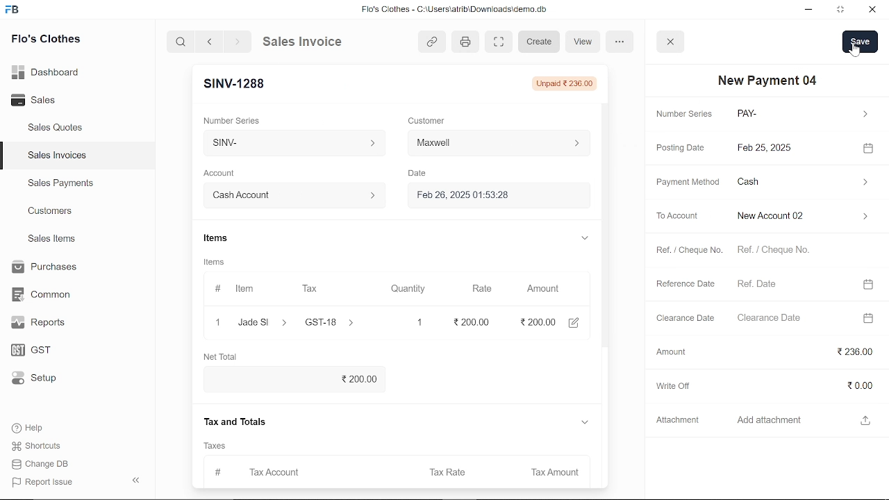 The image size is (889, 500). I want to click on Quantity, so click(406, 289).